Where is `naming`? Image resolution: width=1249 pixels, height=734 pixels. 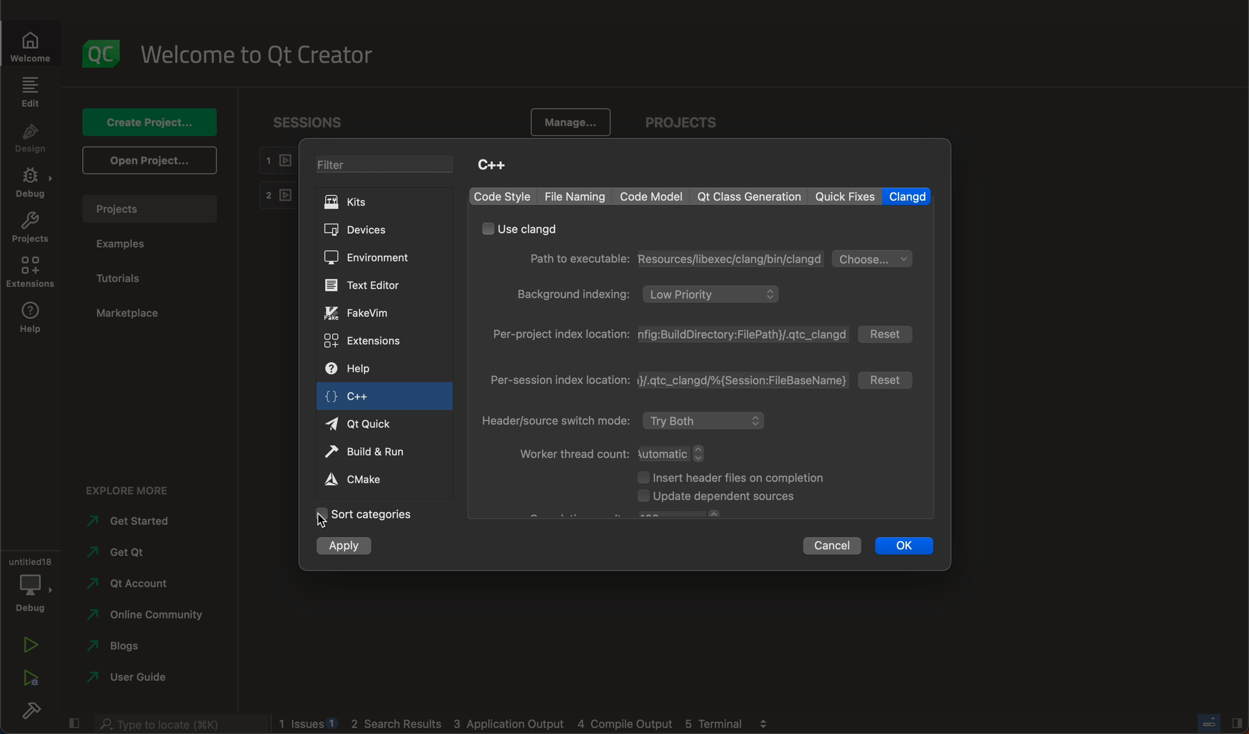
naming is located at coordinates (575, 196).